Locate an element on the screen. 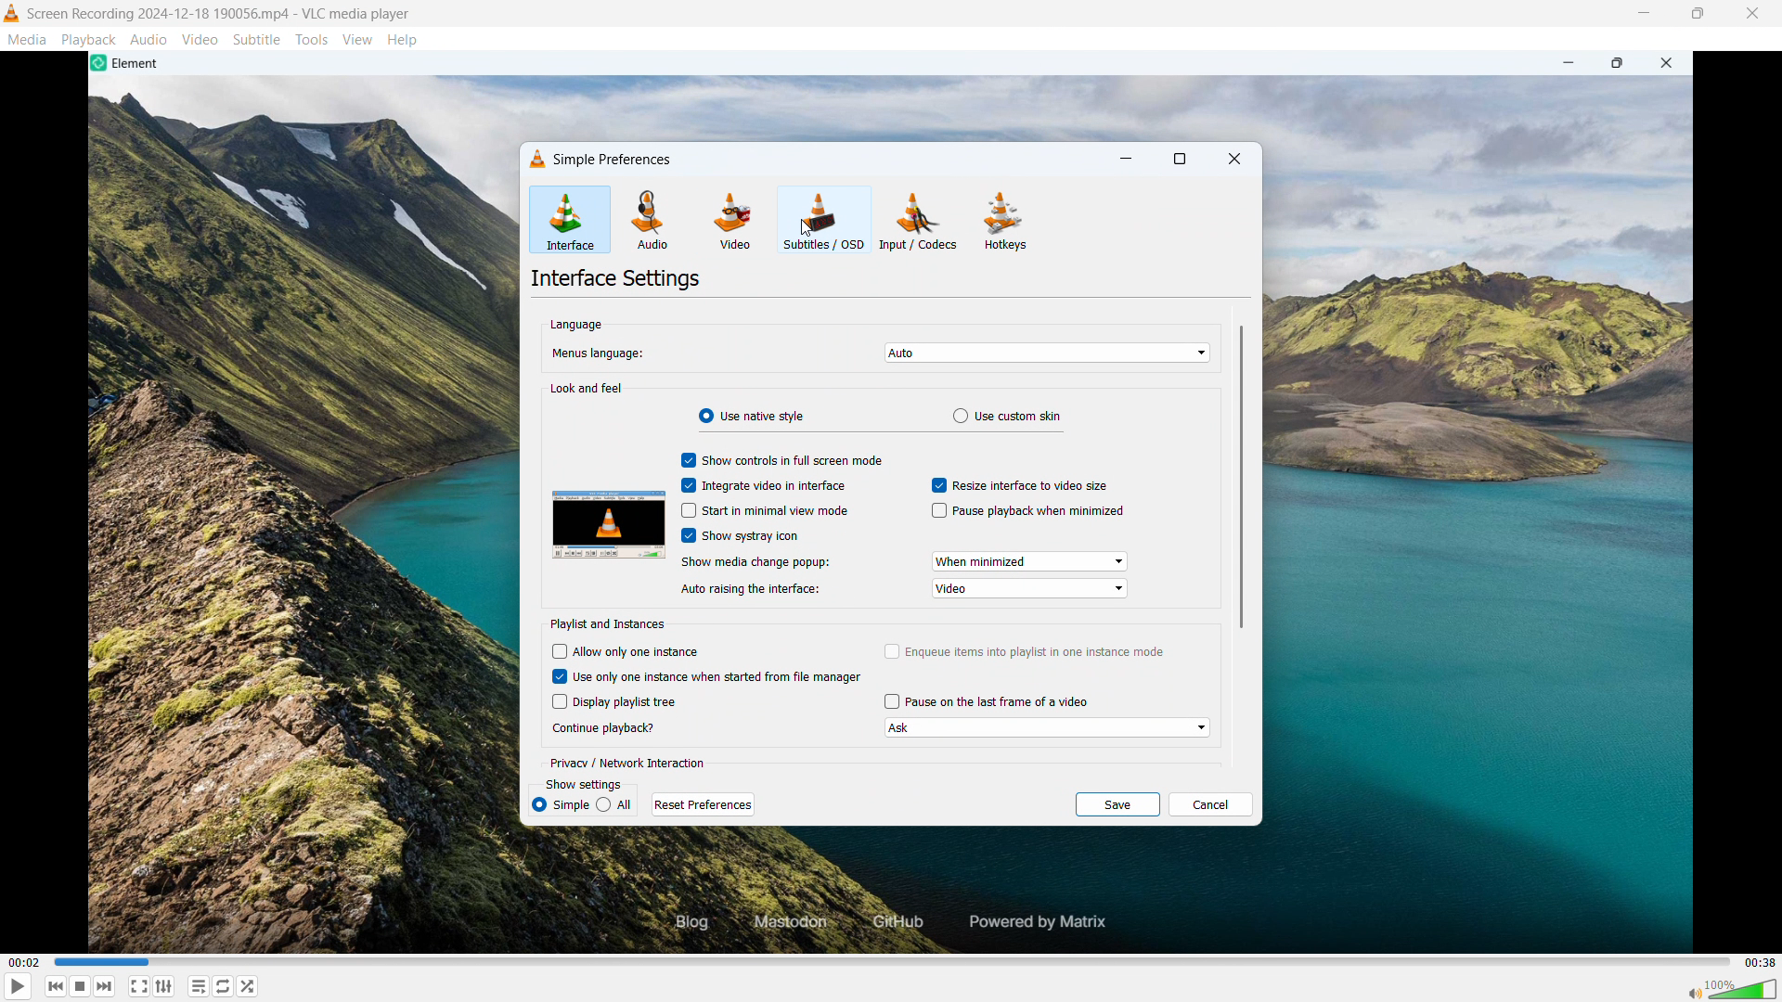  simple  is located at coordinates (560, 805).